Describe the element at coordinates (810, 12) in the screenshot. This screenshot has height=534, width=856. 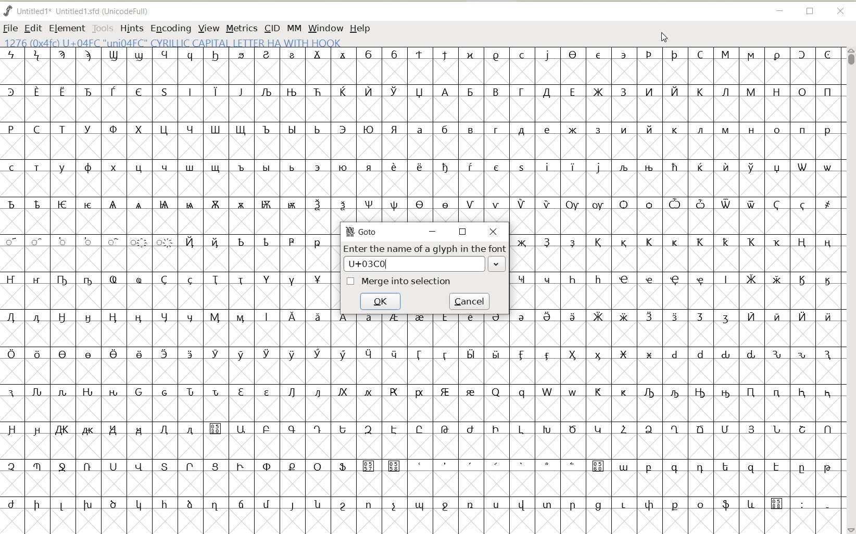
I see `RESTORE` at that location.